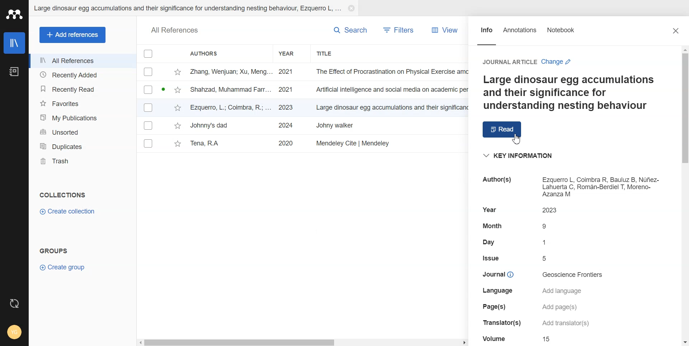 The width and height of the screenshot is (689, 346). Describe the element at coordinates (602, 187) in the screenshot. I see `text` at that location.